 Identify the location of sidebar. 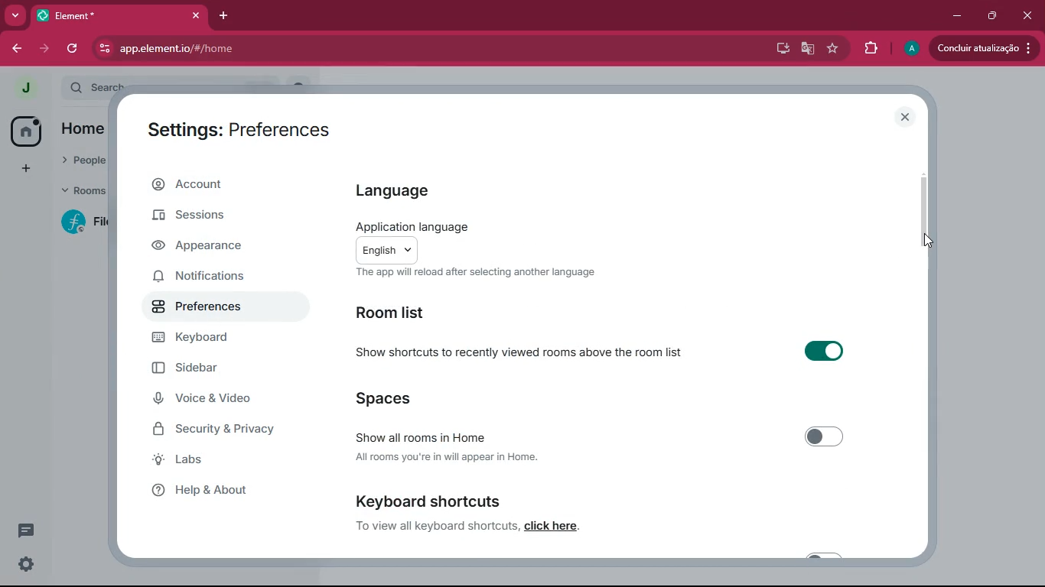
(213, 368).